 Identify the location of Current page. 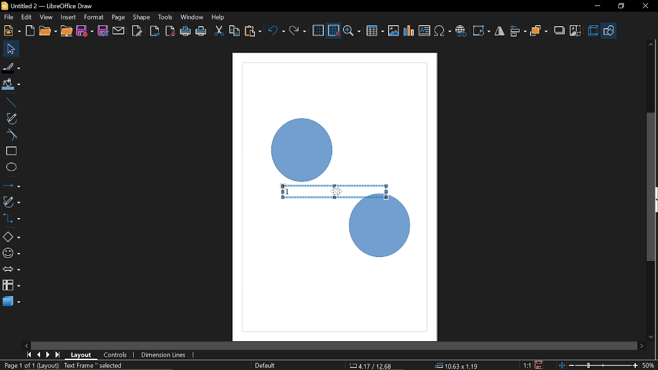
(65, 366).